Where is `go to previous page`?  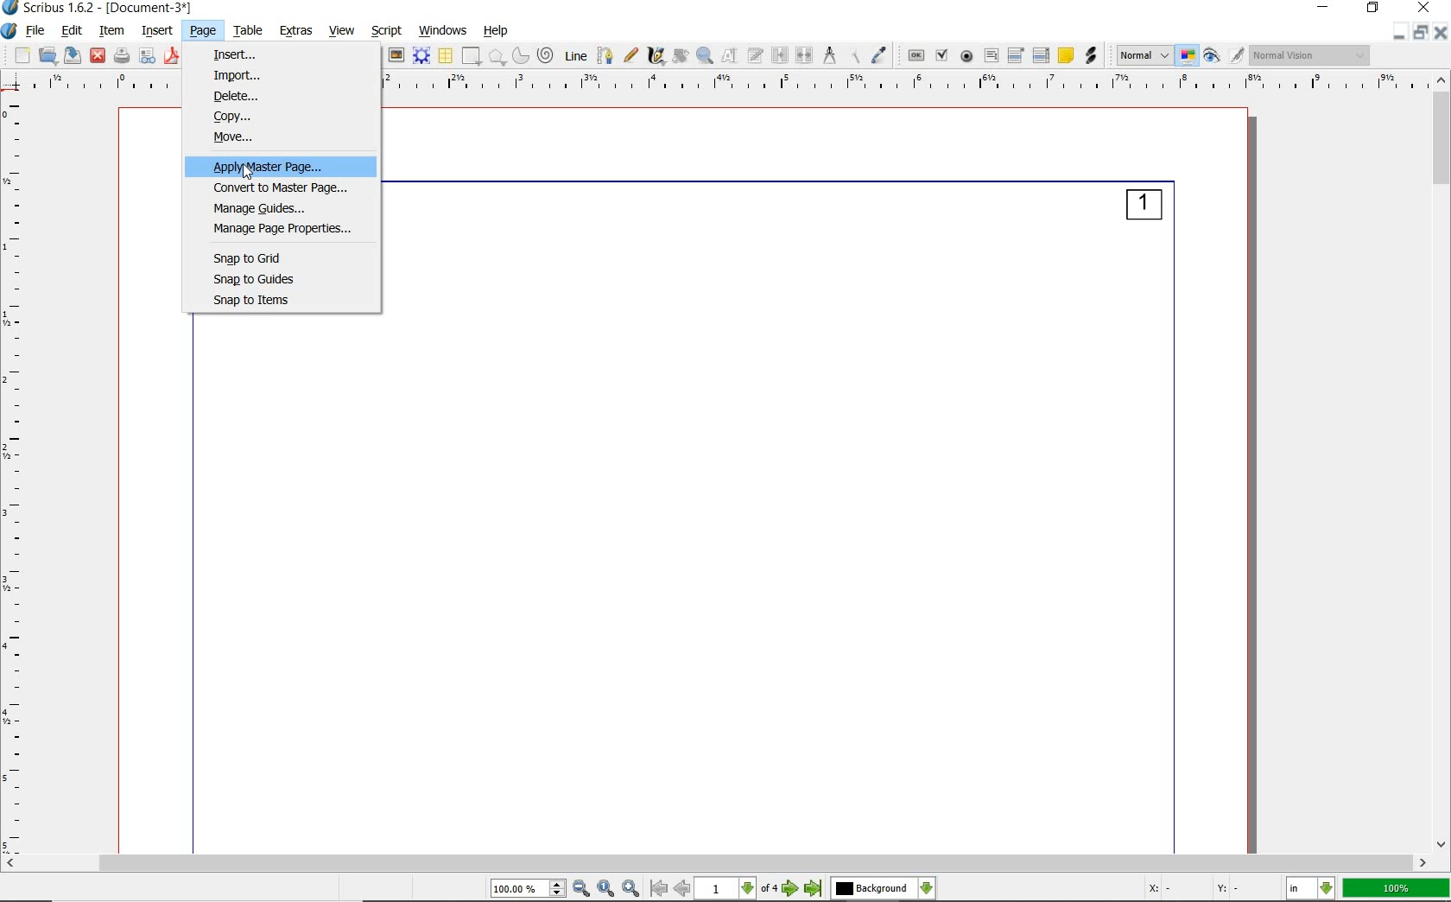
go to previous page is located at coordinates (683, 889).